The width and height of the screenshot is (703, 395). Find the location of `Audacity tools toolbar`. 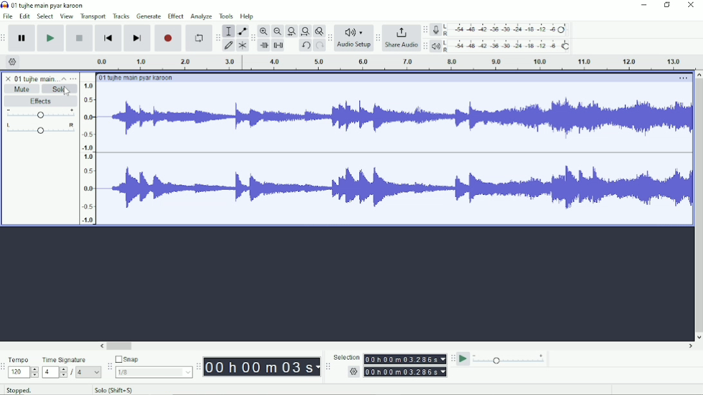

Audacity tools toolbar is located at coordinates (218, 37).